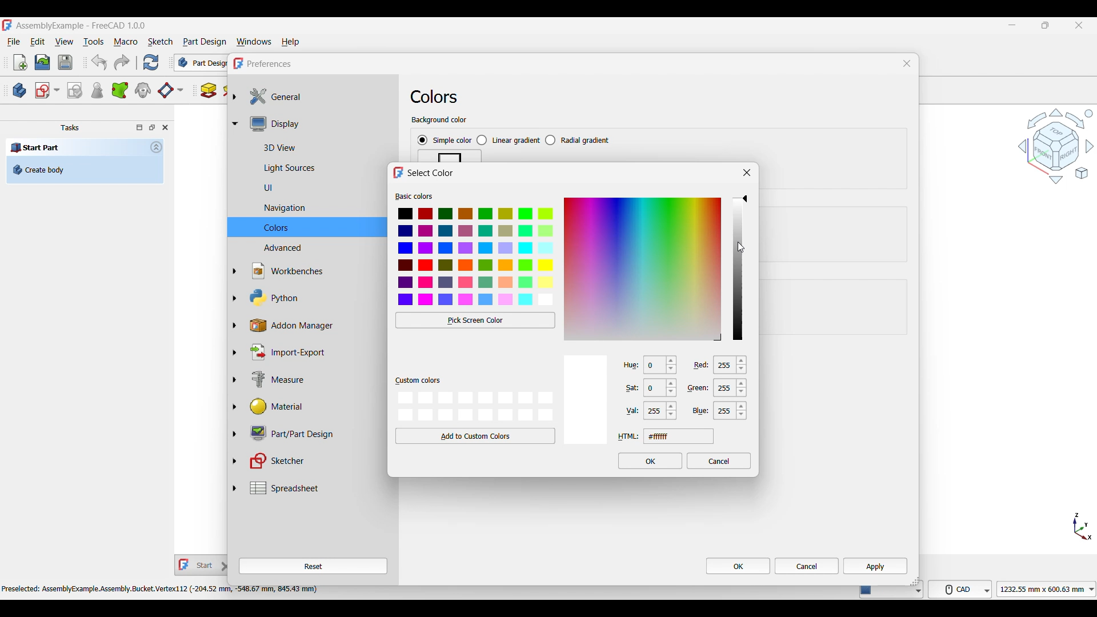  I want to click on Show in smaller tab, so click(1046, 25).